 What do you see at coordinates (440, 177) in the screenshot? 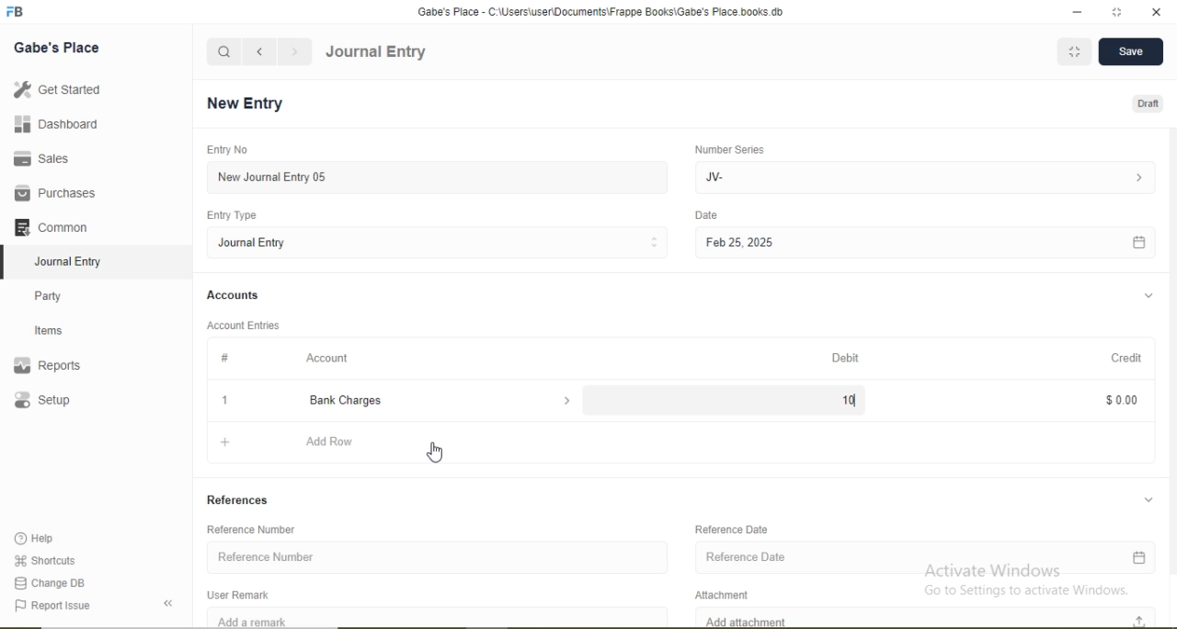
I see `New Journal Entry 05` at bounding box center [440, 177].